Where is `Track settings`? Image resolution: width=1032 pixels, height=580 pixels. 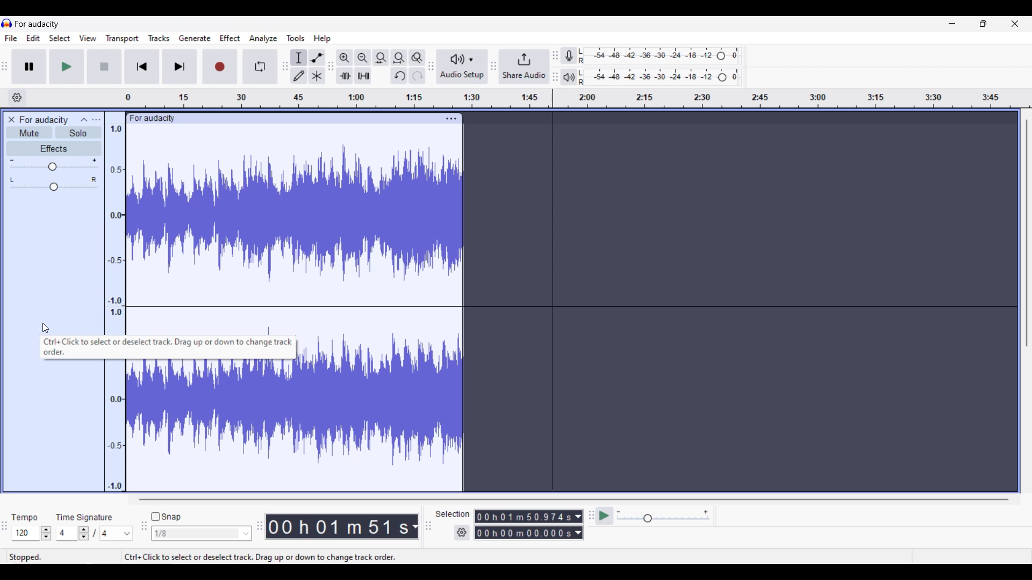 Track settings is located at coordinates (451, 119).